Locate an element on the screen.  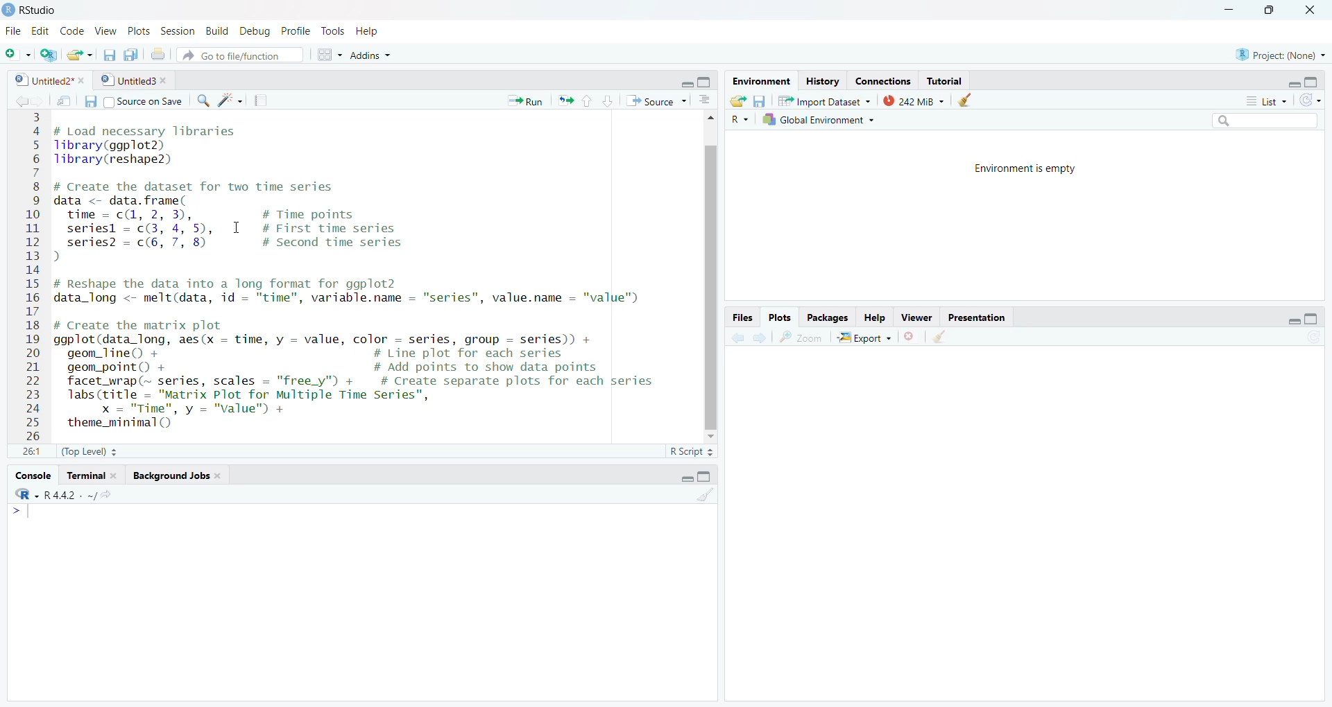
Zoom is located at coordinates (801, 337).